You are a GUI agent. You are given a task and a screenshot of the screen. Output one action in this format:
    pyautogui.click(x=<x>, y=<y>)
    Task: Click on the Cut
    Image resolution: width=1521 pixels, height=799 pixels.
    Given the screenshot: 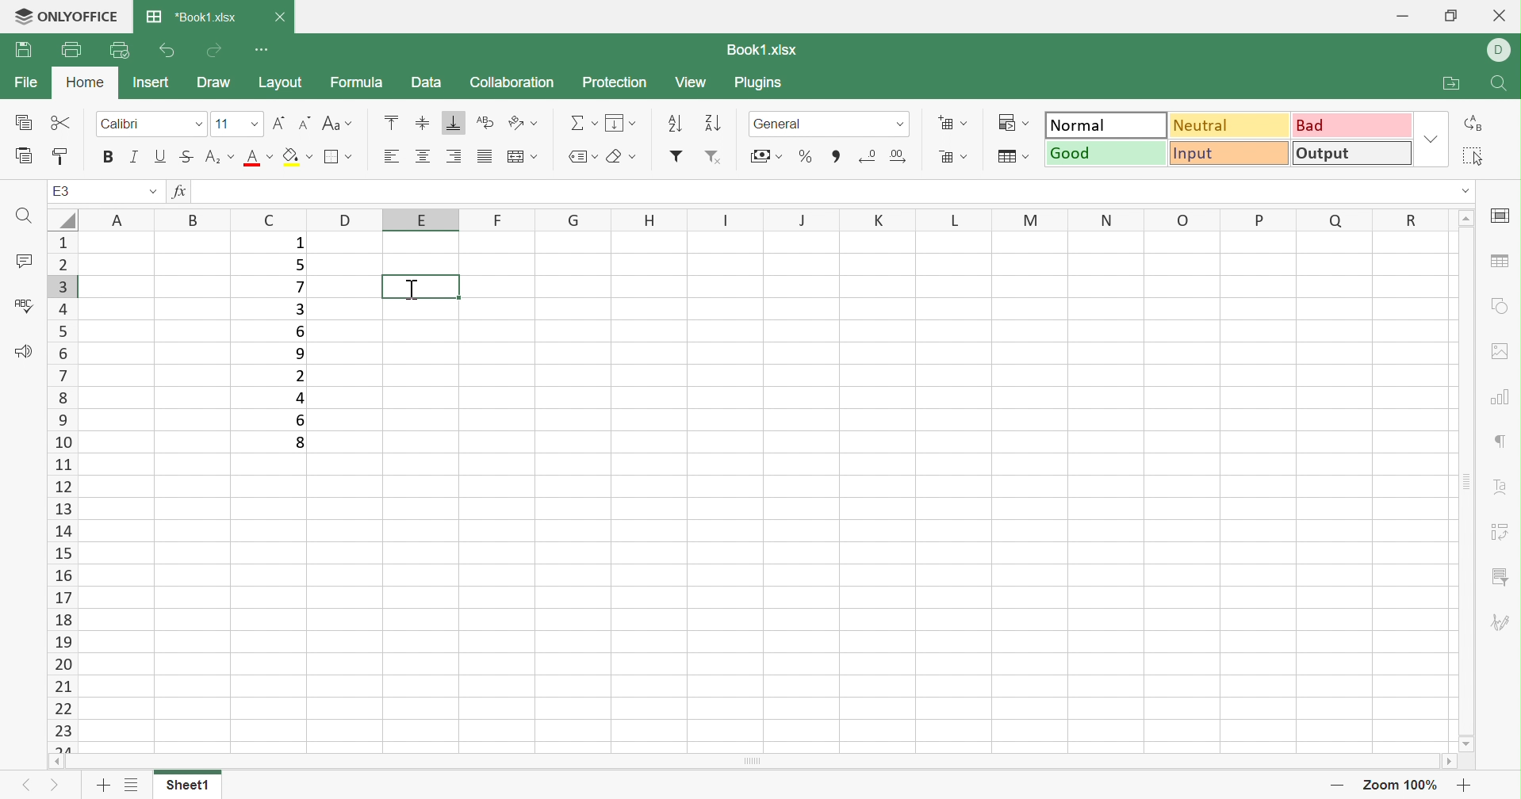 What is the action you would take?
    pyautogui.click(x=63, y=121)
    